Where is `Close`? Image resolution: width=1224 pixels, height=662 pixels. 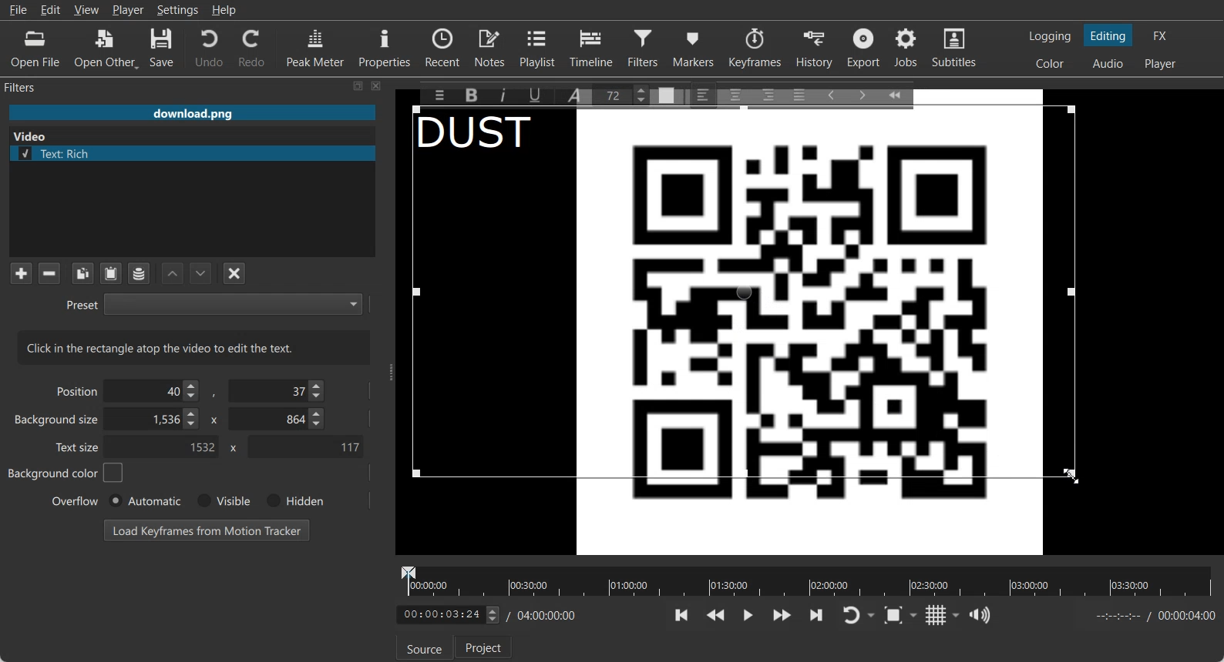
Close is located at coordinates (377, 85).